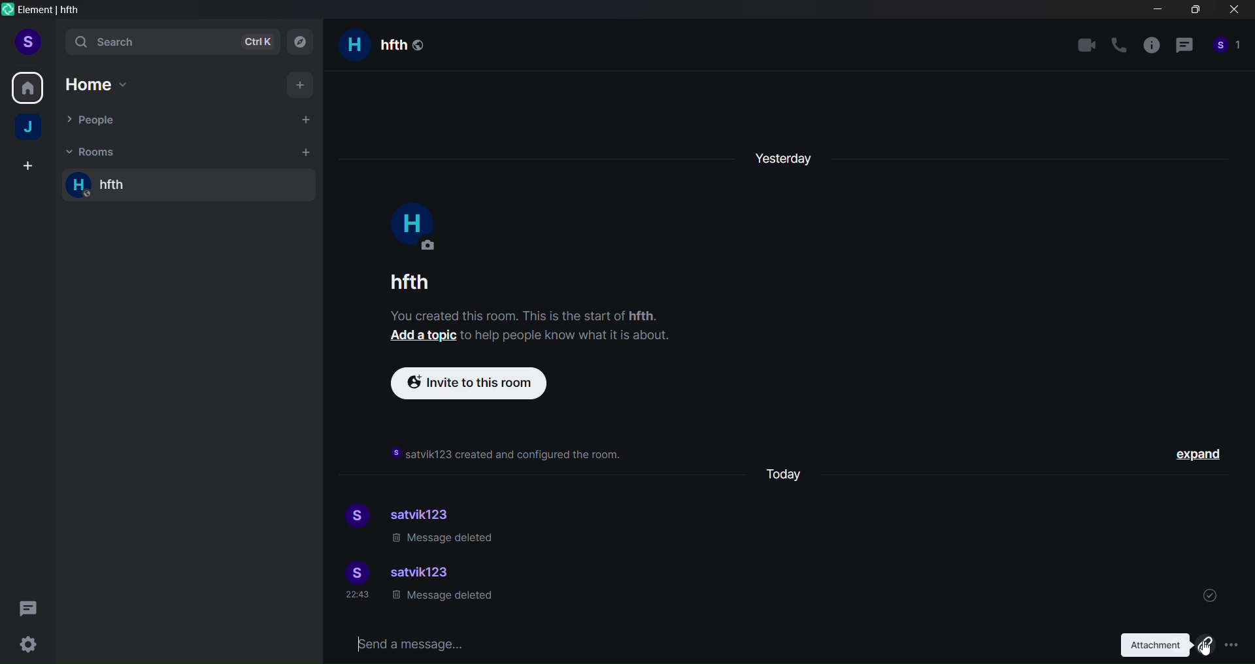 The height and width of the screenshot is (664, 1255). I want to click on name, so click(407, 282).